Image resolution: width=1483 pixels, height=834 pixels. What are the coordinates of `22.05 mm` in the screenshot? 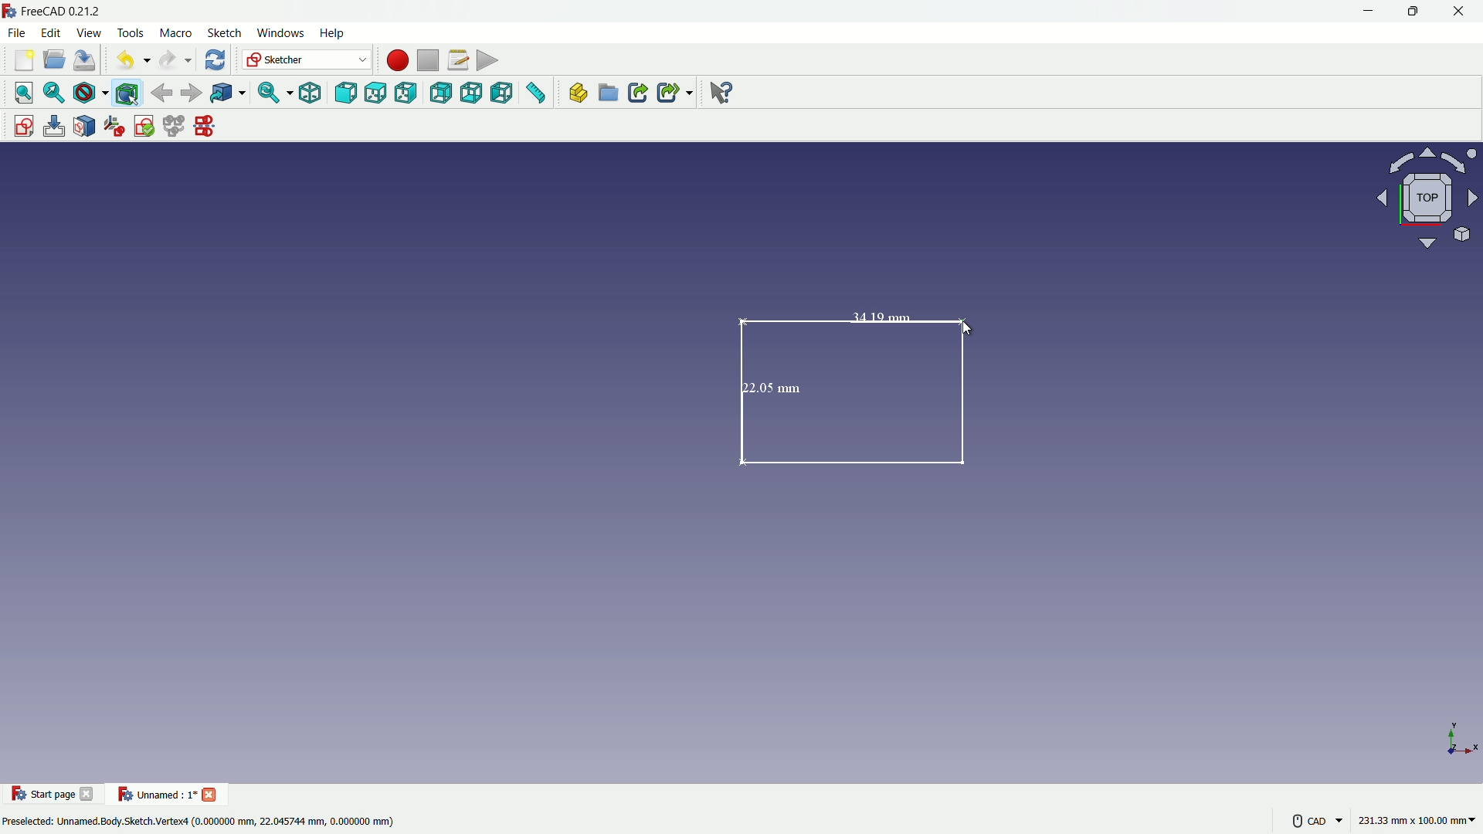 It's located at (772, 387).